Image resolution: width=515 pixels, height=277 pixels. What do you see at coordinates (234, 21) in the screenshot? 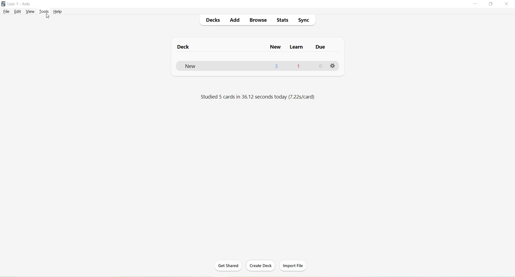
I see `Add` at bounding box center [234, 21].